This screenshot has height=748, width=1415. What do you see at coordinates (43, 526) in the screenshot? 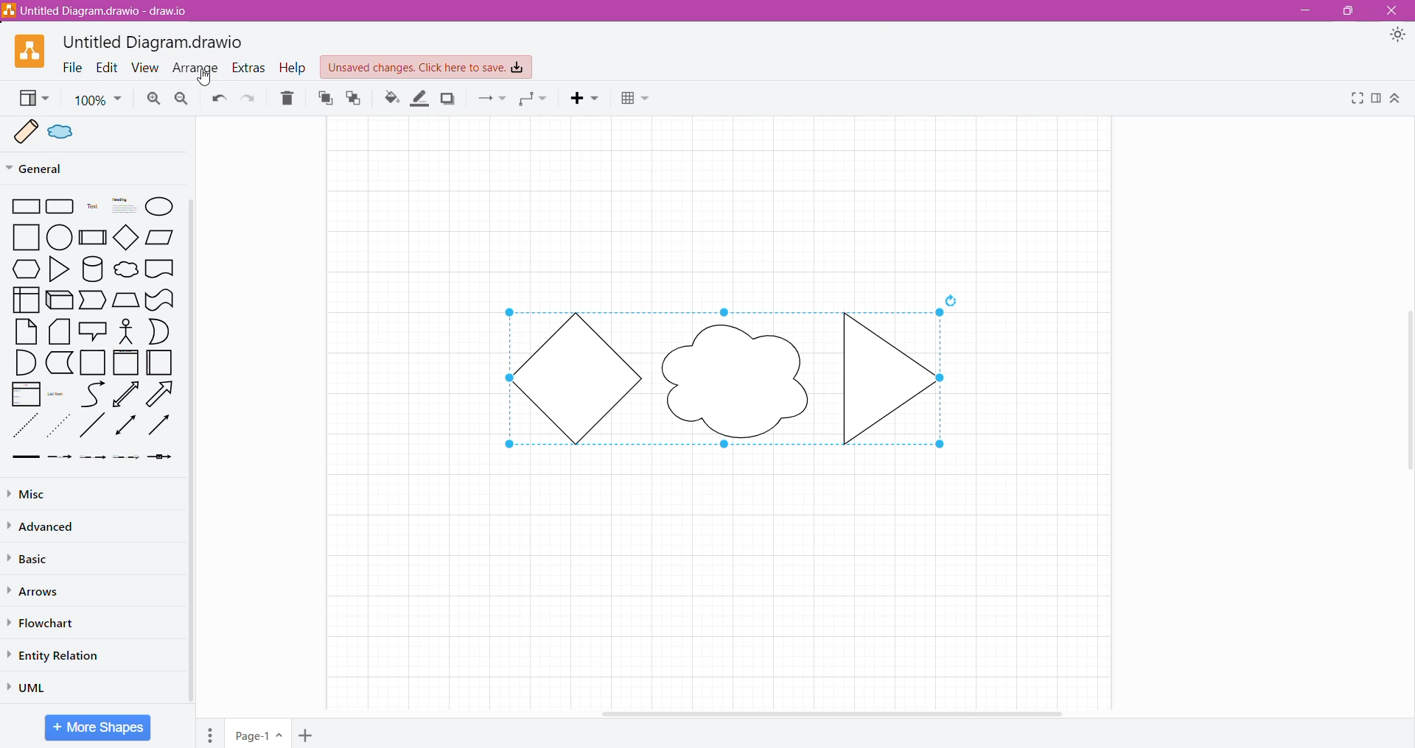
I see `Advanced` at bounding box center [43, 526].